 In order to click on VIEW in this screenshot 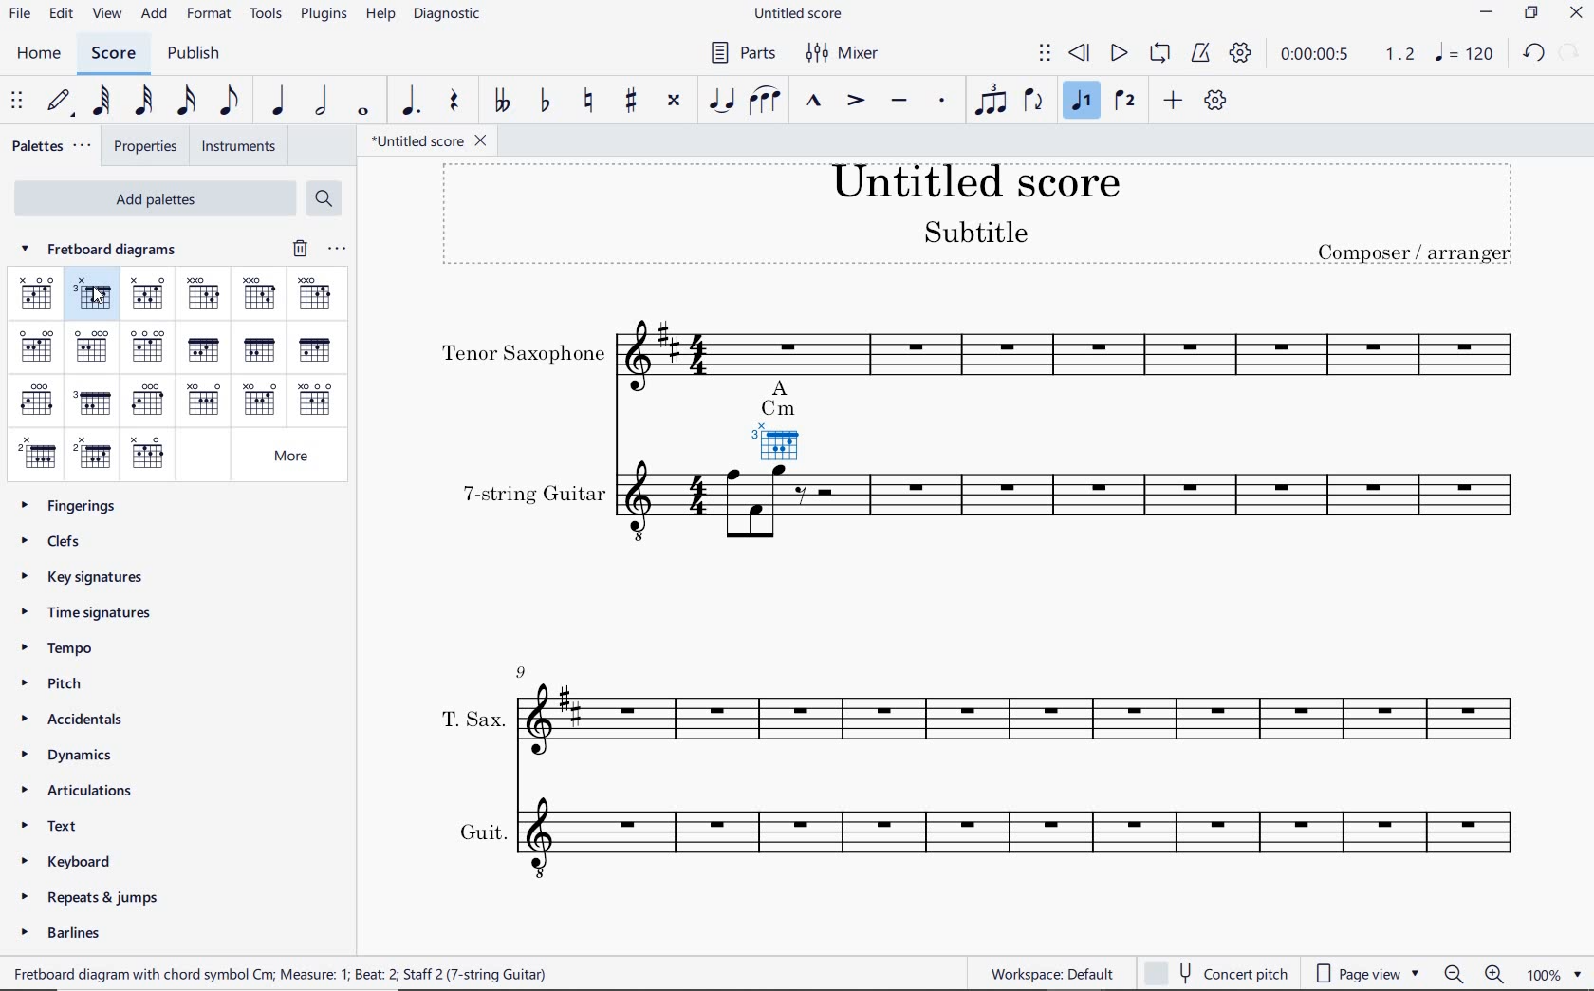, I will do `click(106, 13)`.